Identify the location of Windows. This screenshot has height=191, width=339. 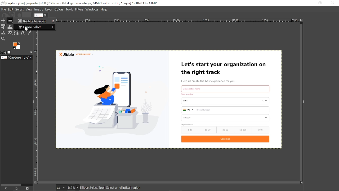
(92, 9).